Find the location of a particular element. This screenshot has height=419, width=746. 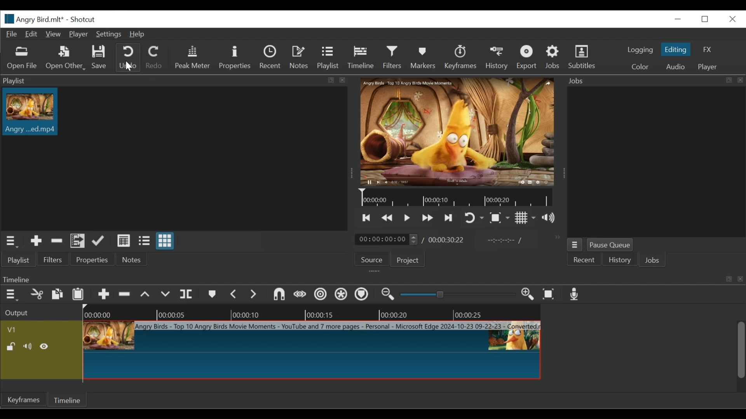

Timeline is located at coordinates (69, 399).